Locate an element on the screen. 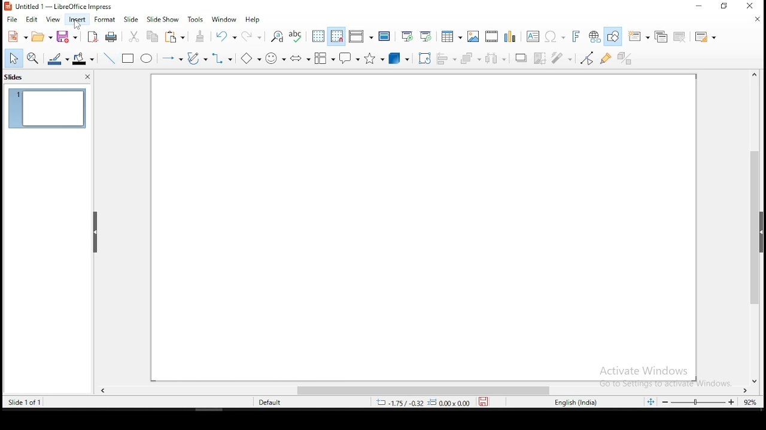 This screenshot has height=430, width=766. scroll bar is located at coordinates (425, 390).